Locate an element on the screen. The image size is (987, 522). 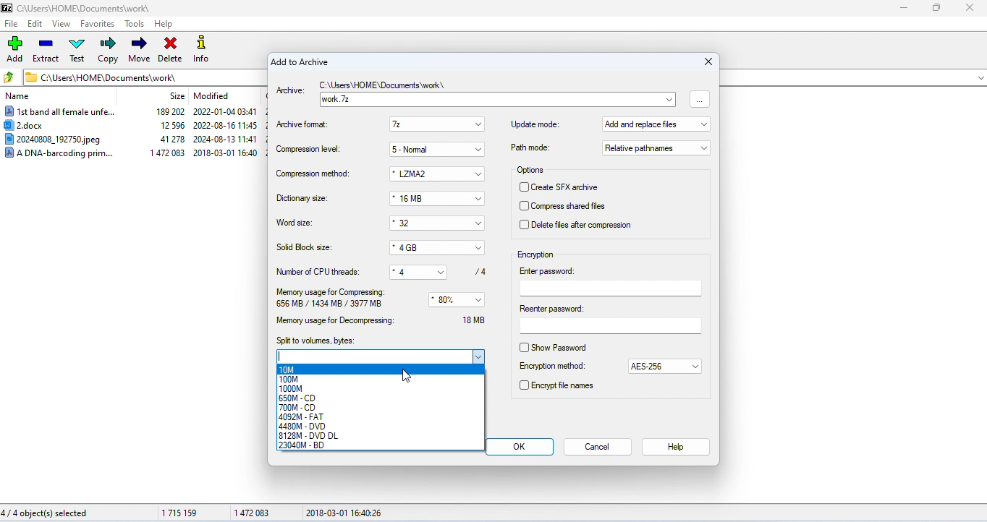
AES-256 is located at coordinates (656, 367).